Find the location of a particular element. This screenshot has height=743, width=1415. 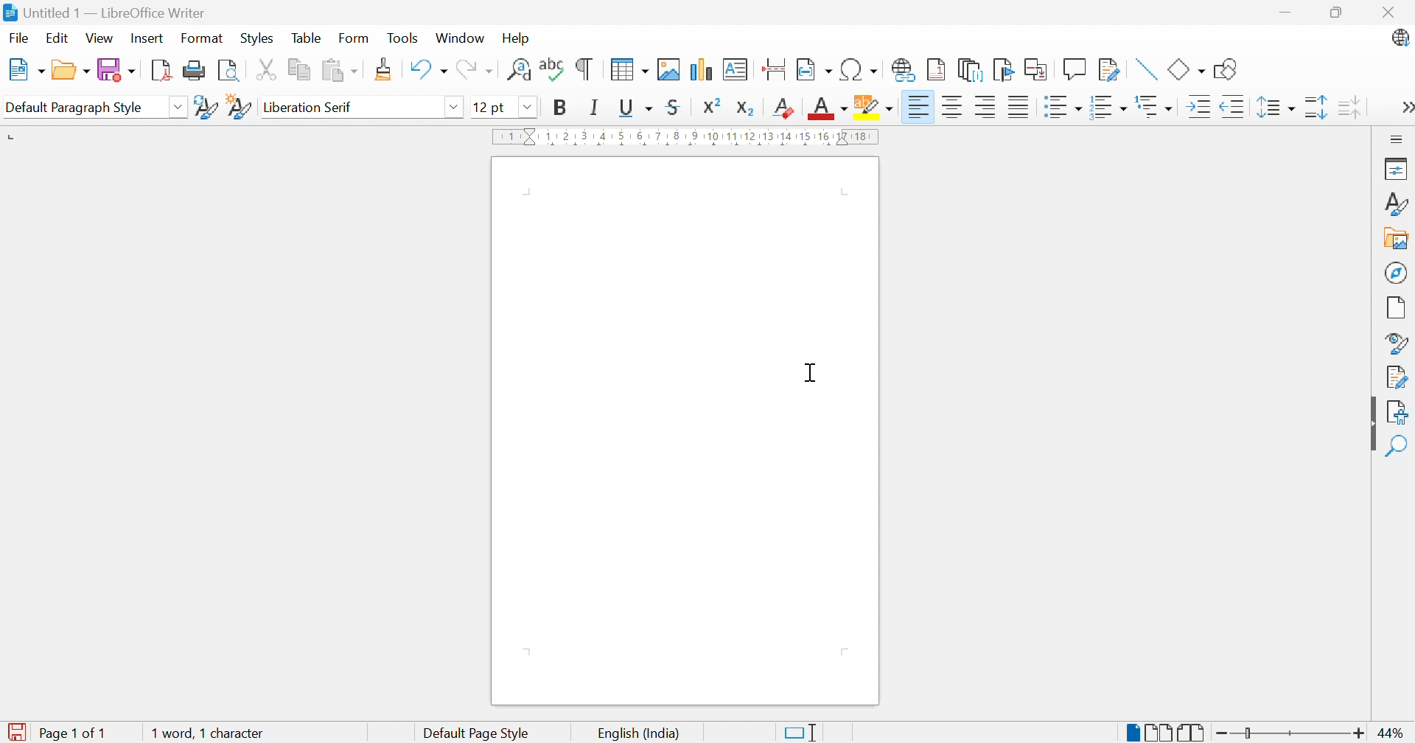

Show draw functions is located at coordinates (1227, 69).